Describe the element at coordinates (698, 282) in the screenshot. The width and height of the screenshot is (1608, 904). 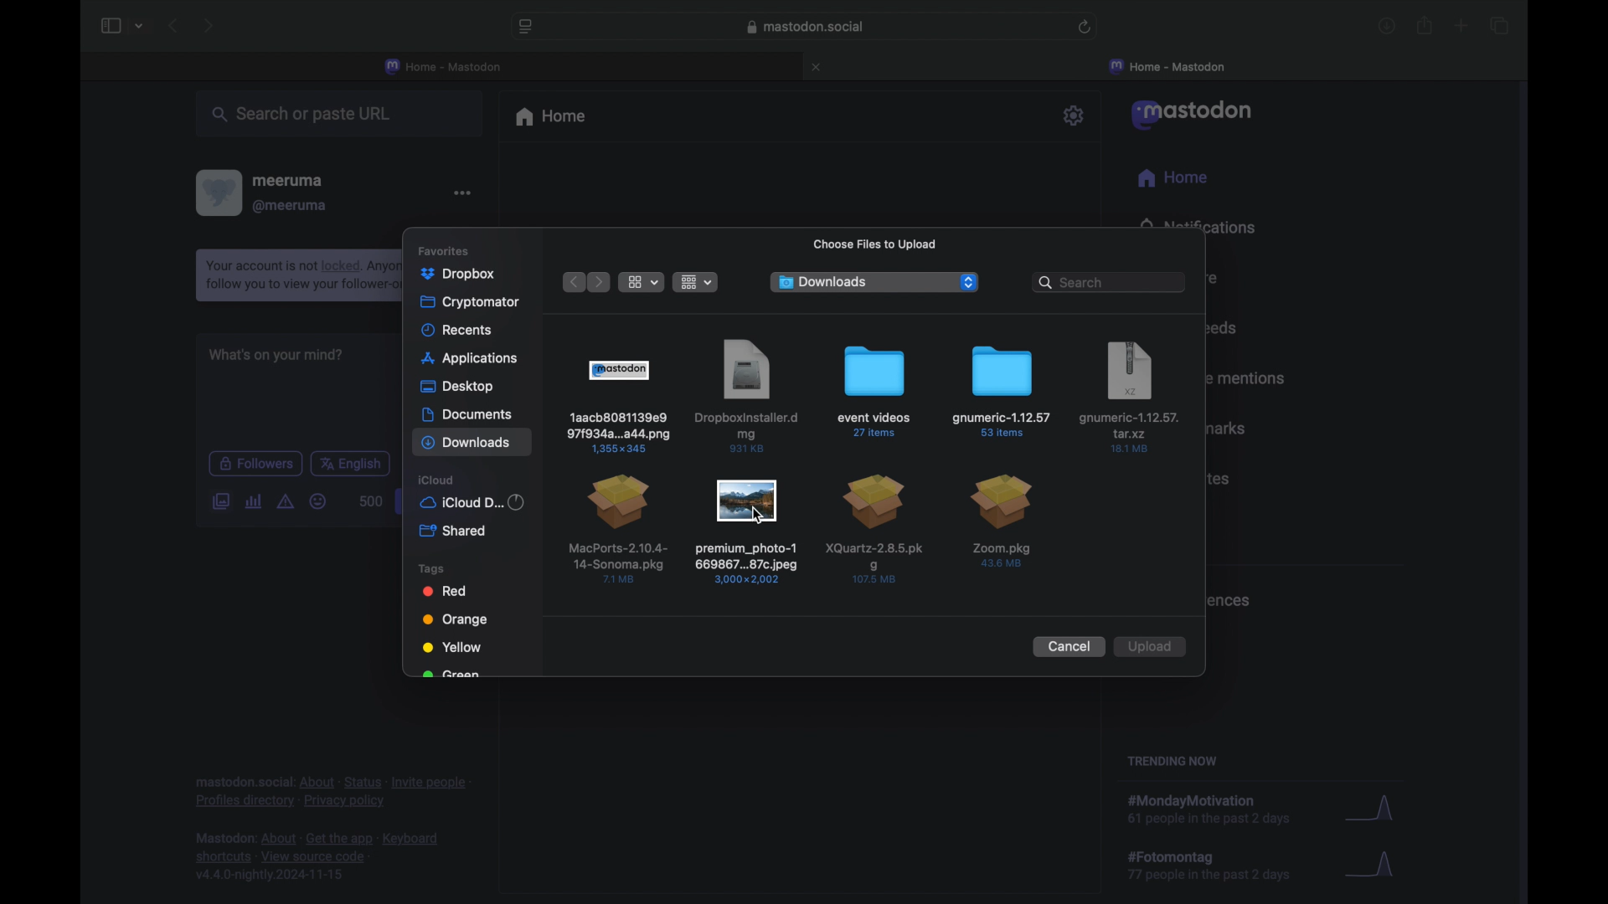
I see `show item grouping` at that location.